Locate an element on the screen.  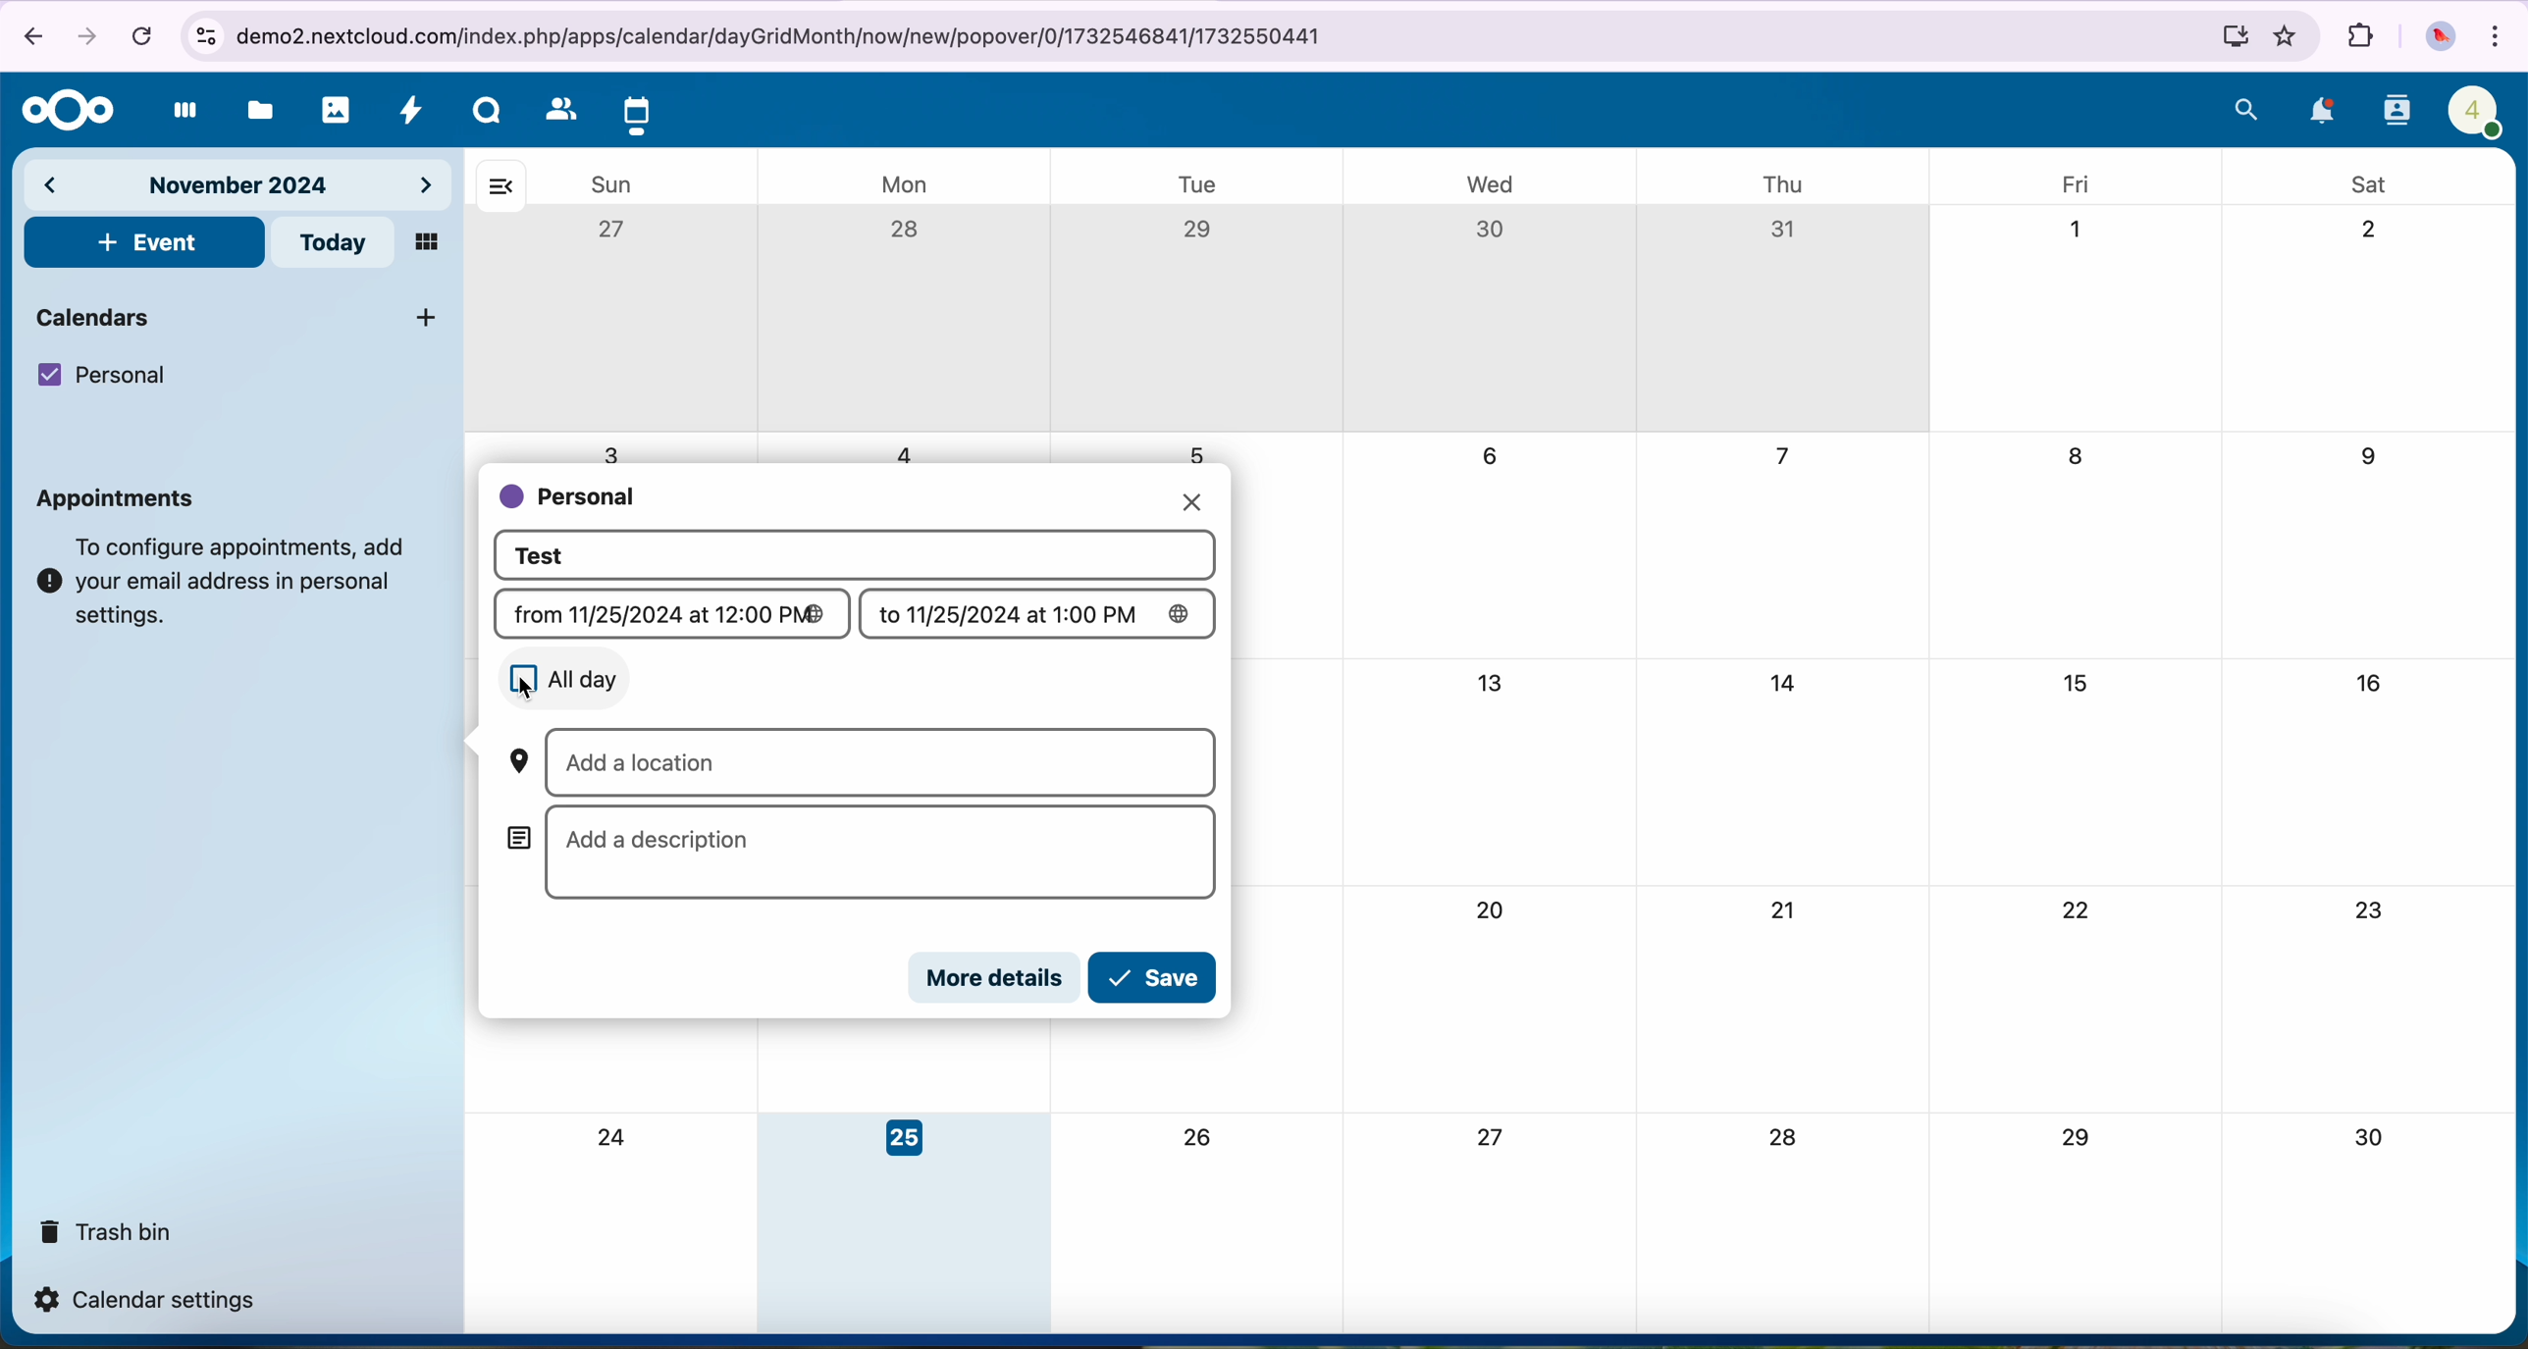
5 is located at coordinates (1200, 452).